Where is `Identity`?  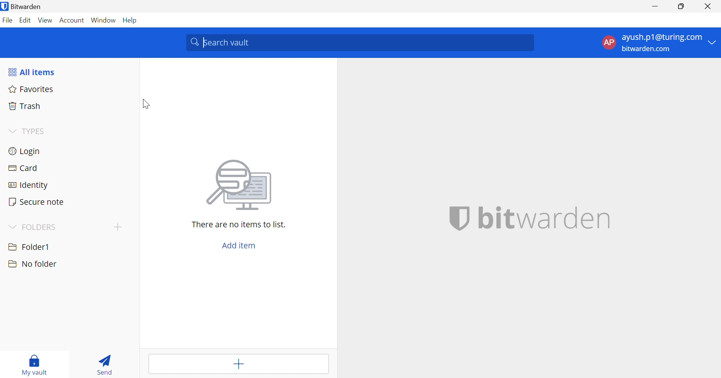
Identity is located at coordinates (29, 185).